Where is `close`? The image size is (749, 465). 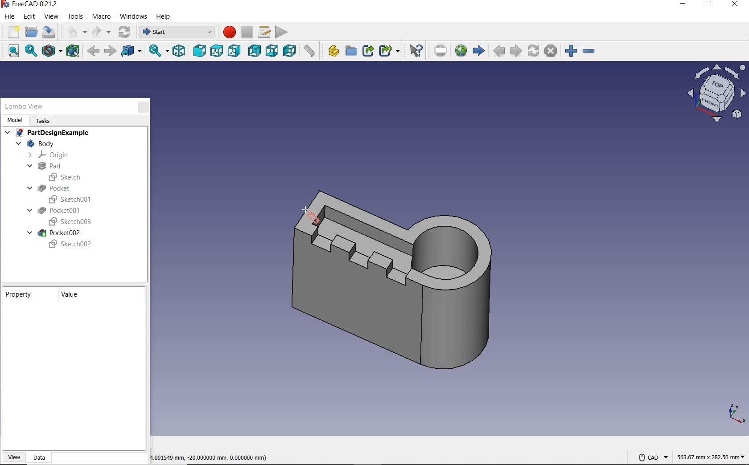
close is located at coordinates (737, 6).